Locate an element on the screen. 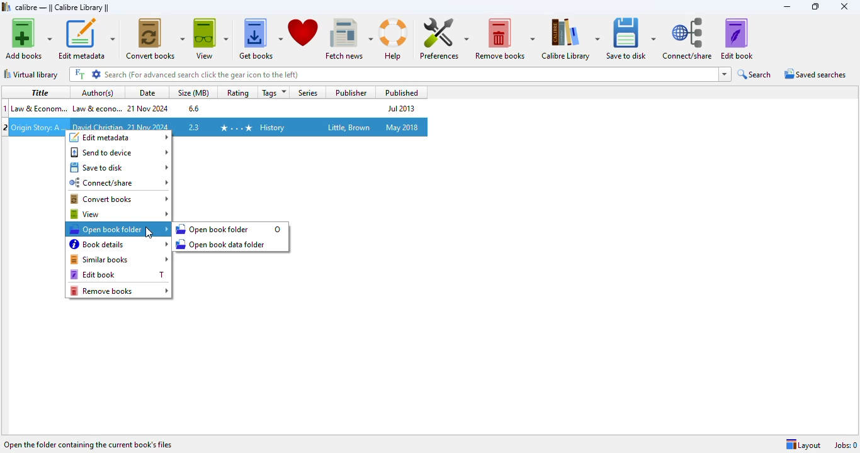 This screenshot has height=453, width=860. book details is located at coordinates (120, 244).